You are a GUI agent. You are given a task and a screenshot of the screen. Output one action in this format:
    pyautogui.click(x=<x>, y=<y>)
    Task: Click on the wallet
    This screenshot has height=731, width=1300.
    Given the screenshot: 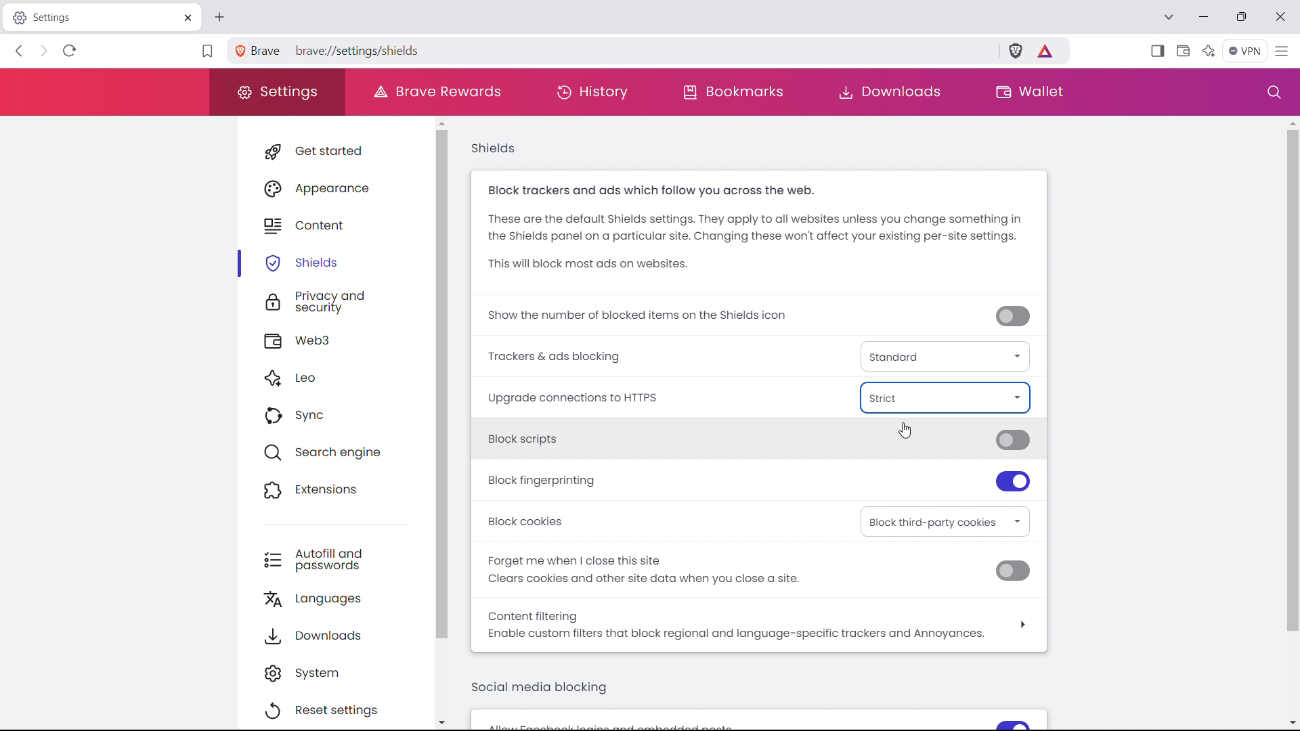 What is the action you would take?
    pyautogui.click(x=1182, y=51)
    